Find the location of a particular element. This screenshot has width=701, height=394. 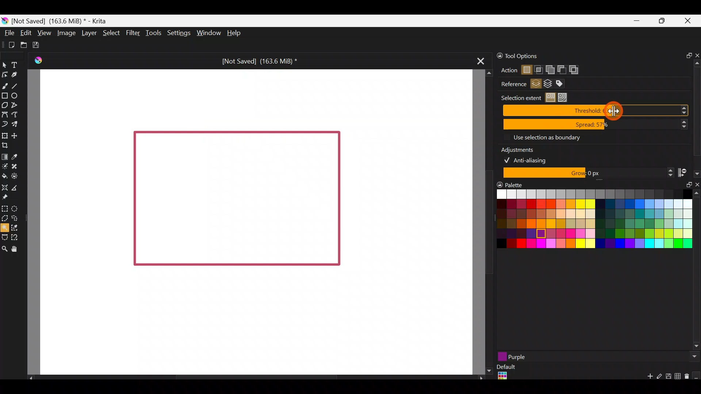

Zoom tool is located at coordinates (4, 248).